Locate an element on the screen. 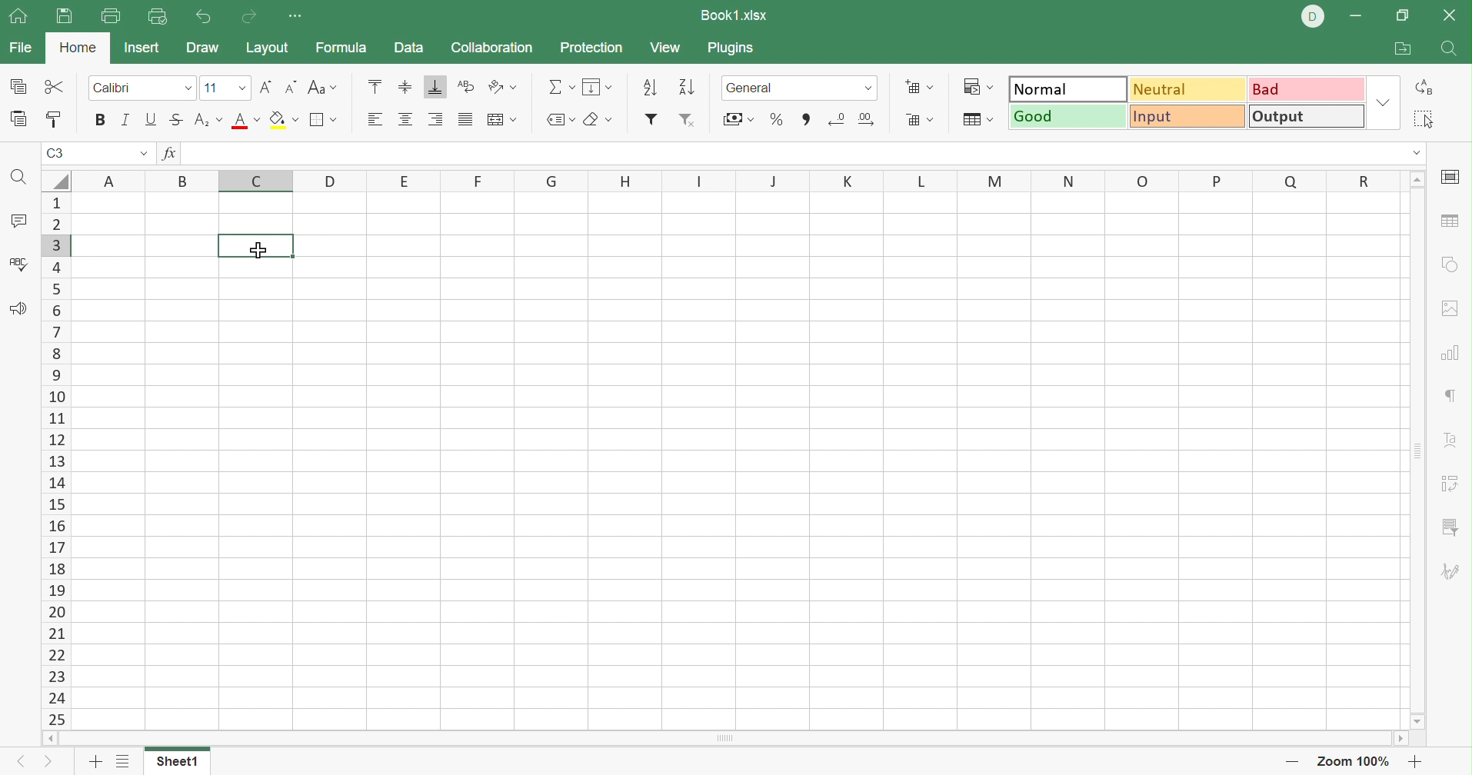 The height and width of the screenshot is (775, 1472). Formula is located at coordinates (341, 48).